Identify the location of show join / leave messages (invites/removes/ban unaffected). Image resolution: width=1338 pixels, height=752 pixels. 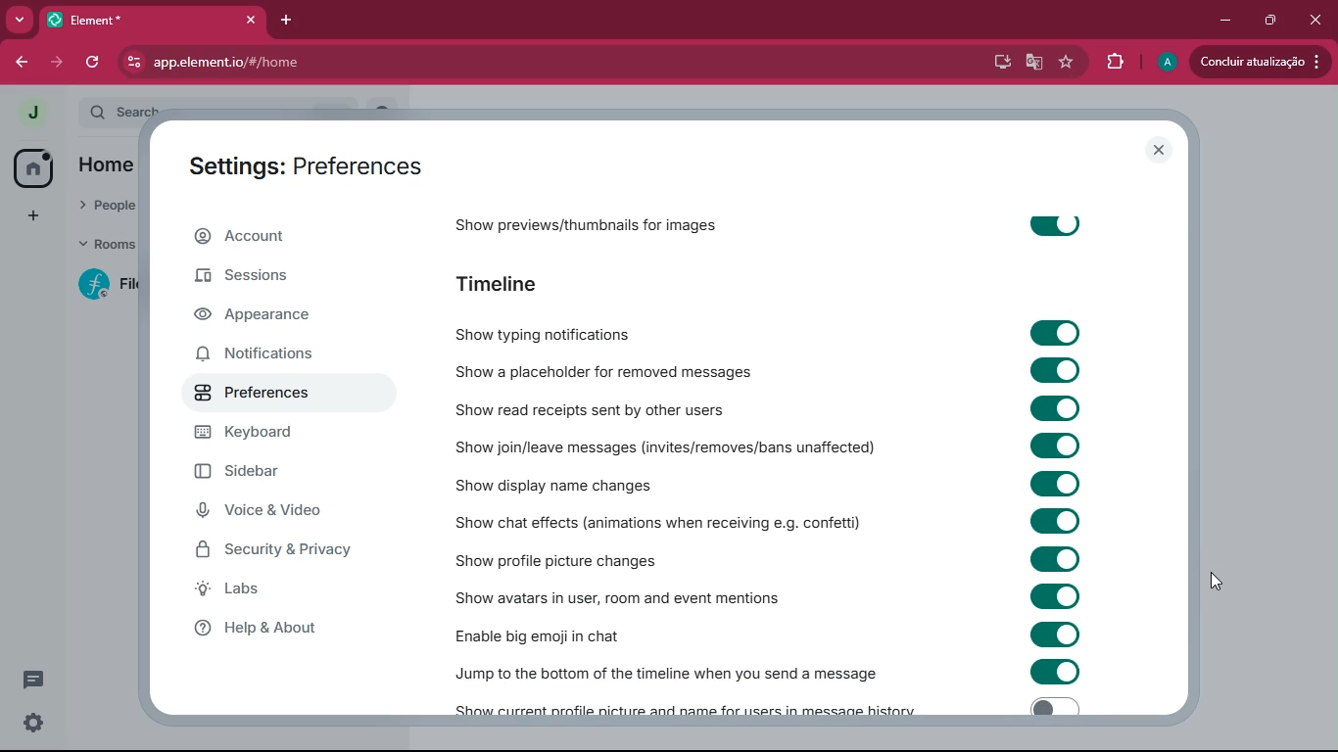
(666, 447).